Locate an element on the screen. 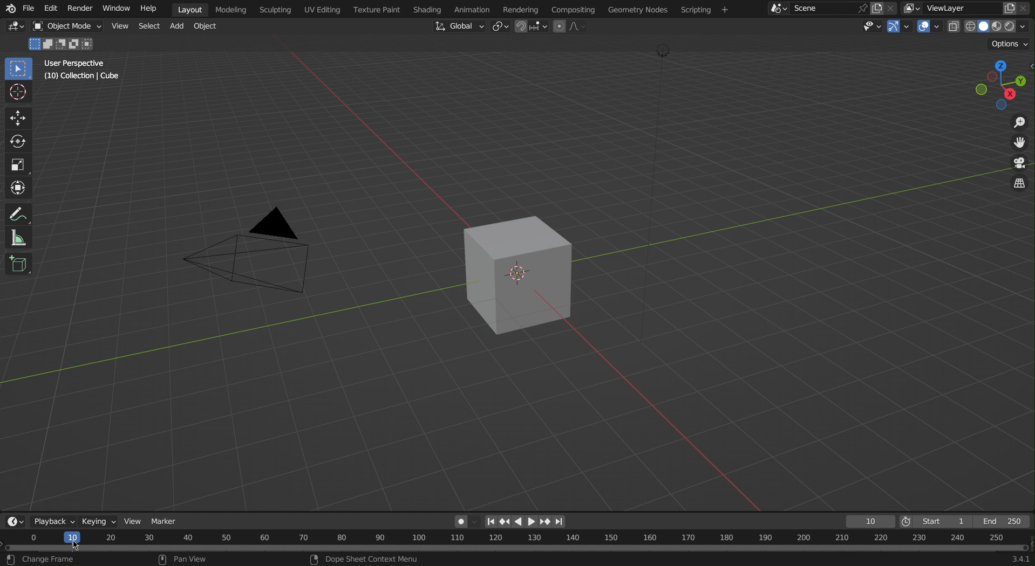 The height and width of the screenshot is (566, 1035). frame 10 is located at coordinates (871, 521).